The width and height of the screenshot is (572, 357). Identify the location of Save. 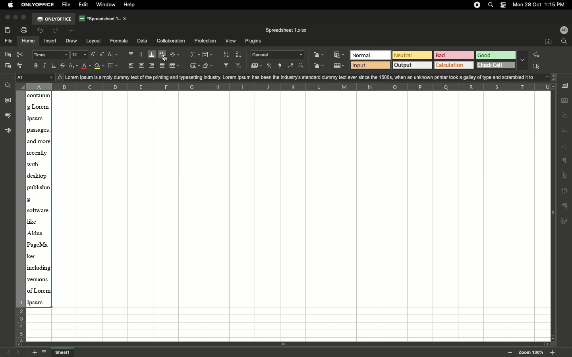
(9, 30).